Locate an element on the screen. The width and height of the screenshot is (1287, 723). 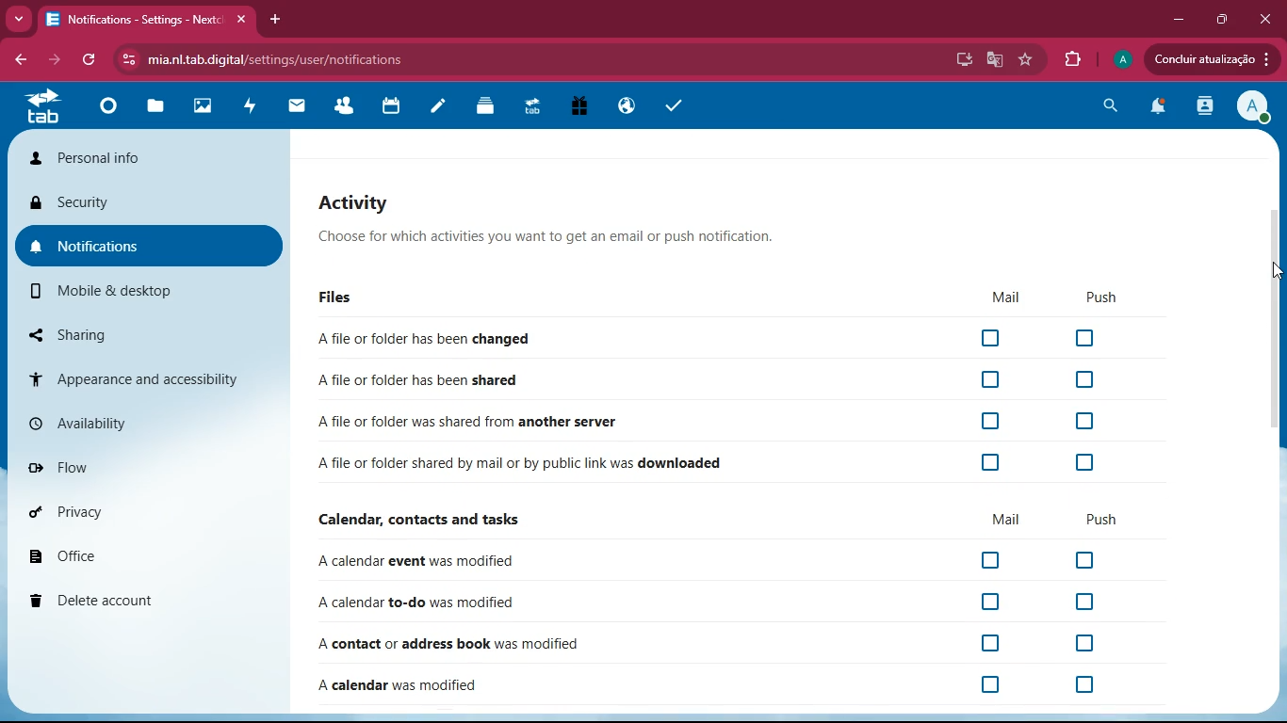
checkbox is located at coordinates (991, 462).